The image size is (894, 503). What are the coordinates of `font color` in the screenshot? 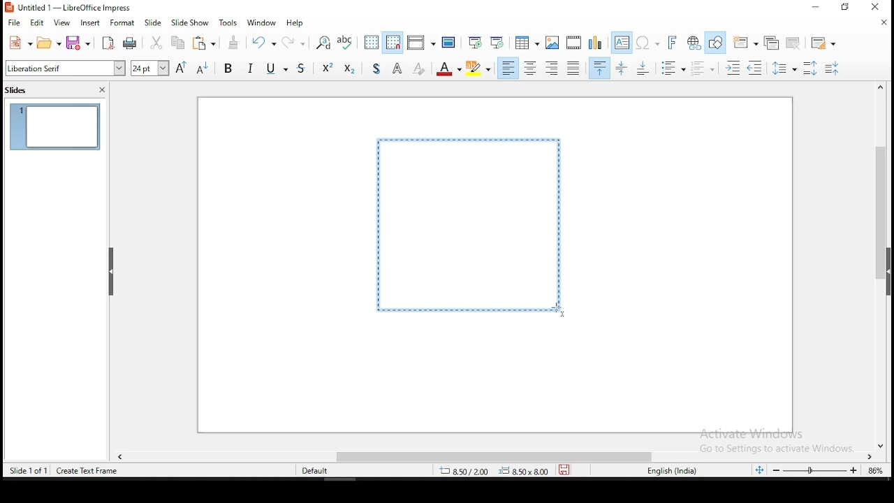 It's located at (449, 68).